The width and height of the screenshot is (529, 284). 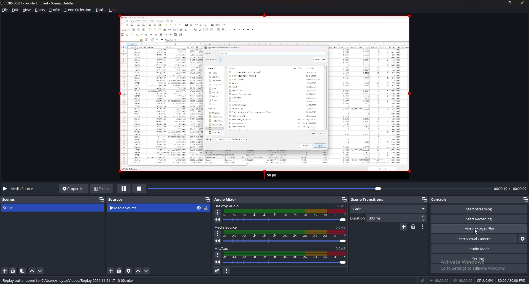 What do you see at coordinates (129, 271) in the screenshot?
I see `open source properties` at bounding box center [129, 271].